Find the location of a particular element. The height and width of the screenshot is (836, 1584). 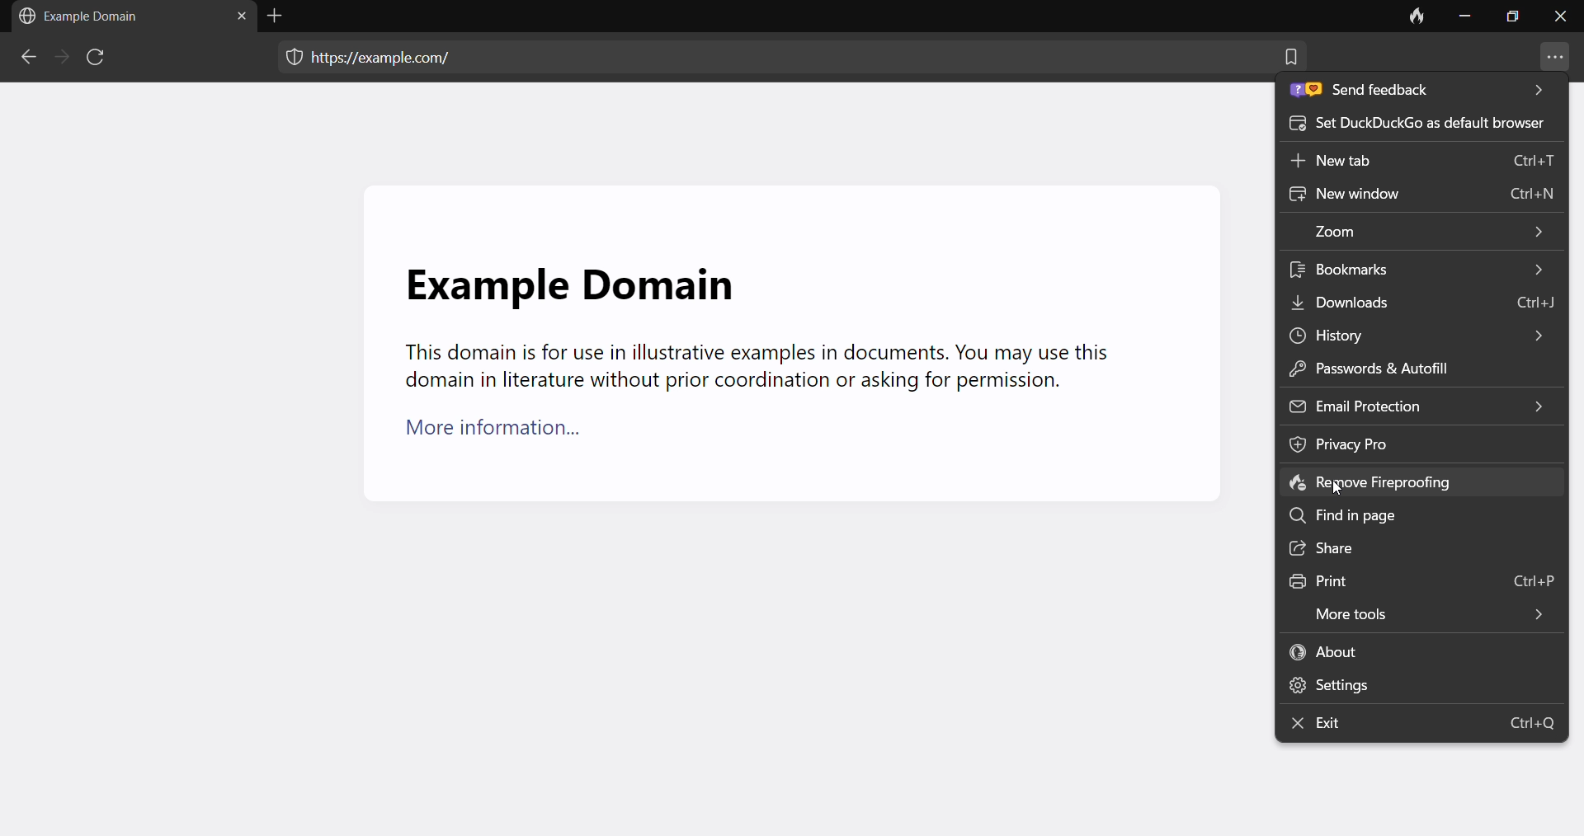

forward is located at coordinates (59, 58).